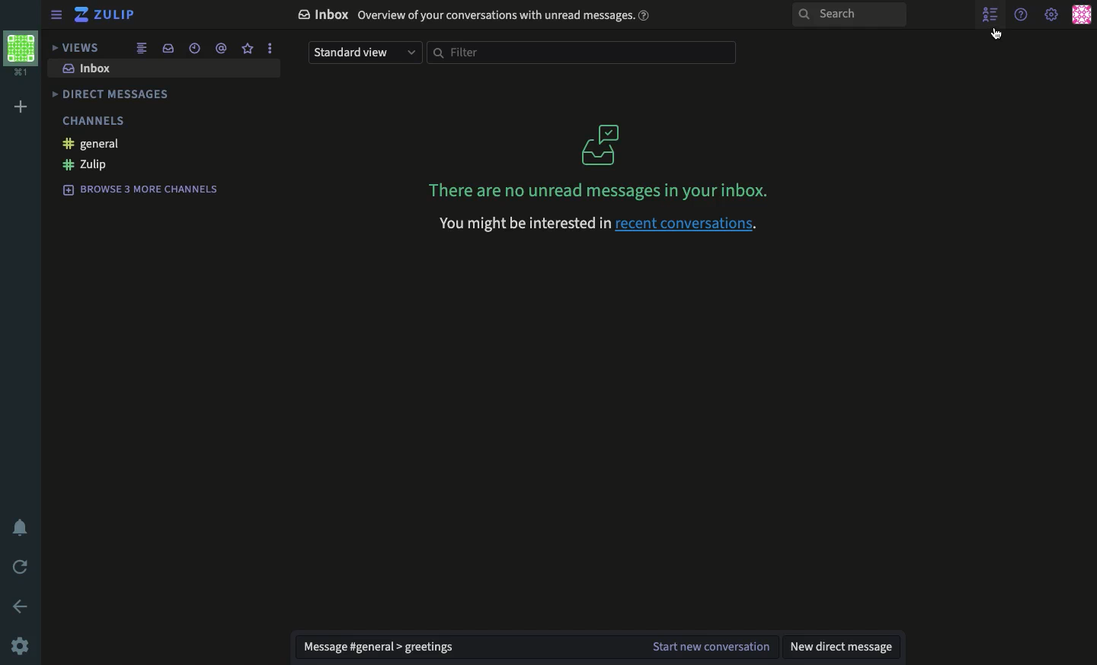 This screenshot has width=1097, height=665. Describe the element at coordinates (21, 56) in the screenshot. I see `workspace` at that location.